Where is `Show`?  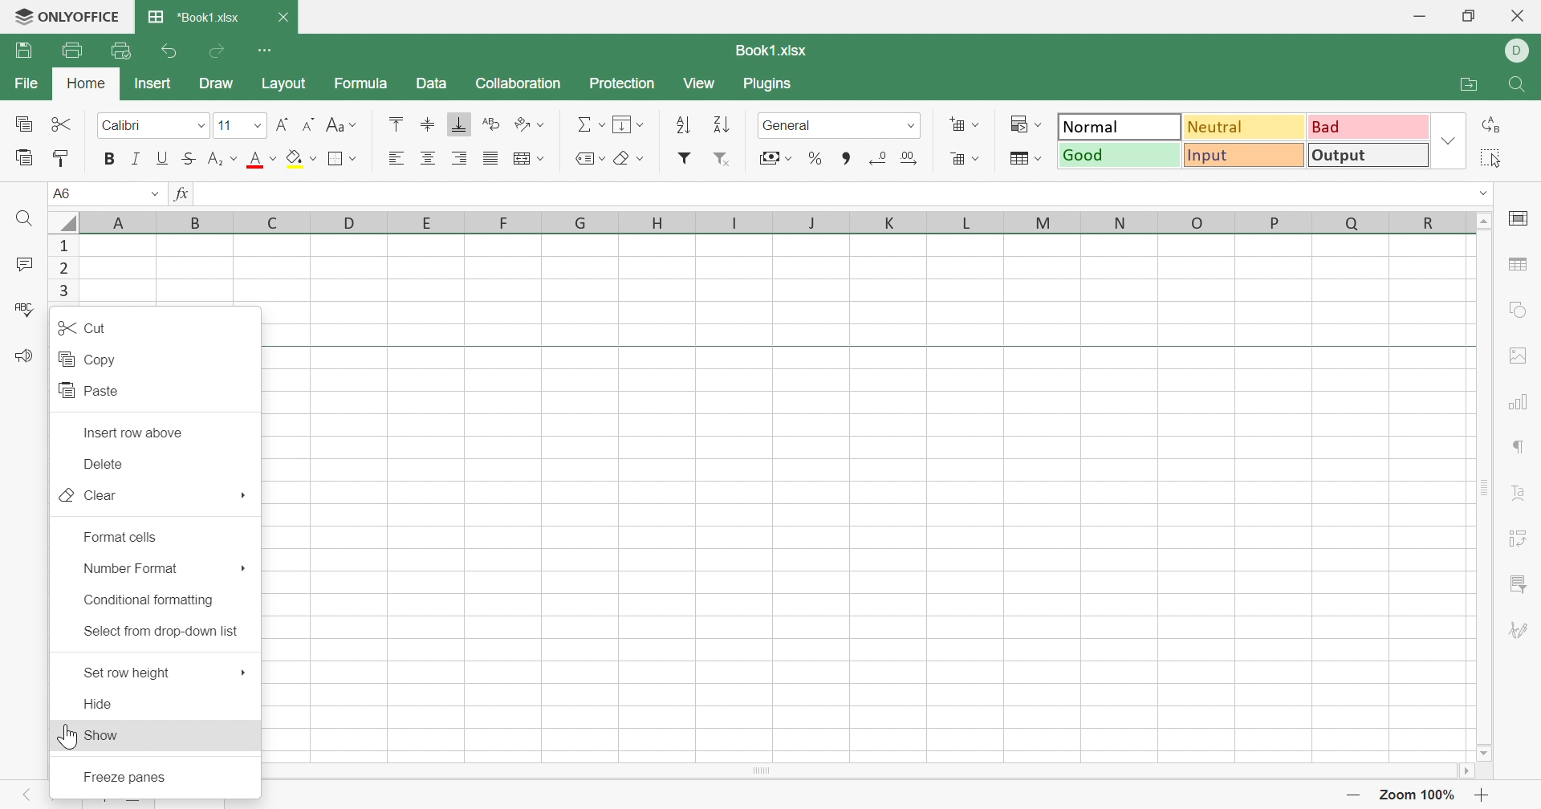 Show is located at coordinates (103, 735).